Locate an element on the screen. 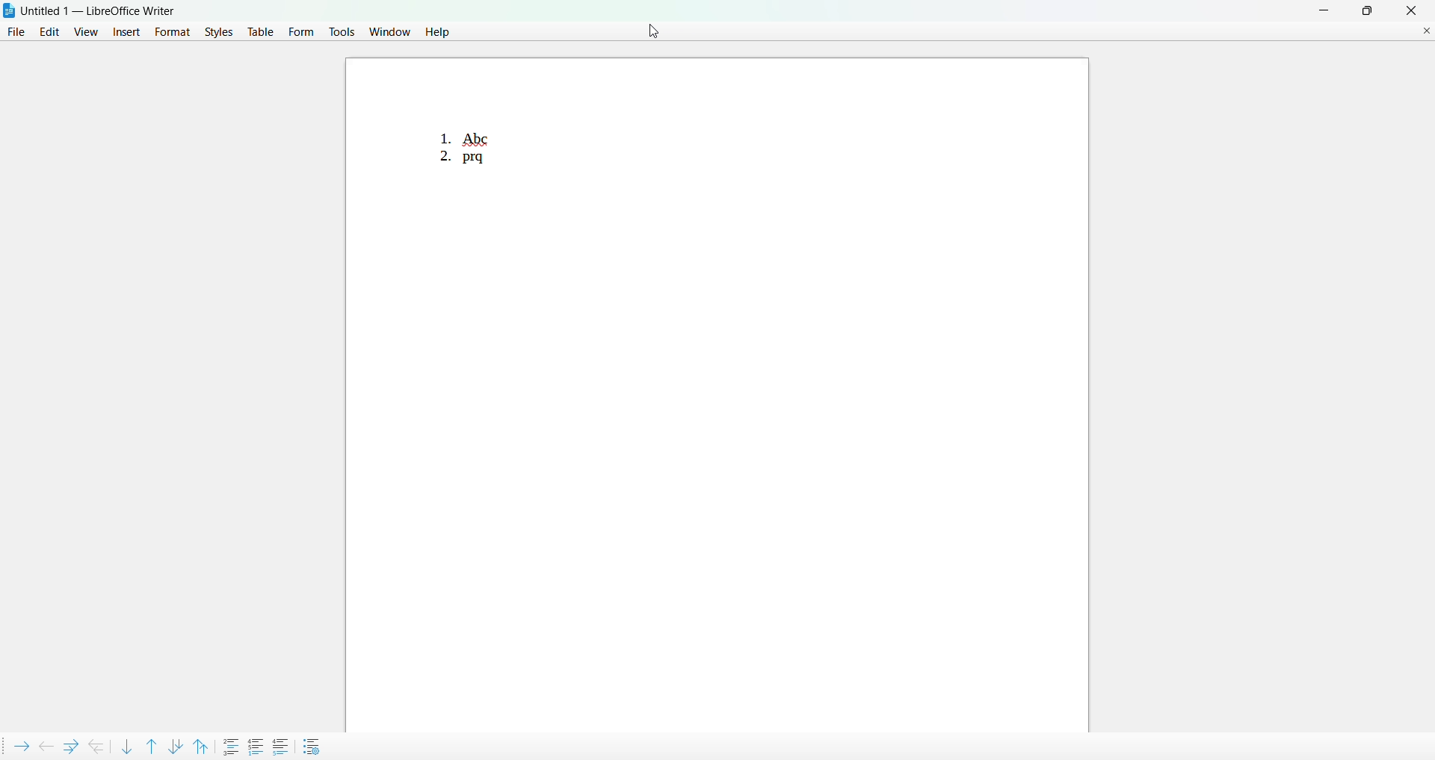 The image size is (1435, 760). 2 is located at coordinates (439, 160).